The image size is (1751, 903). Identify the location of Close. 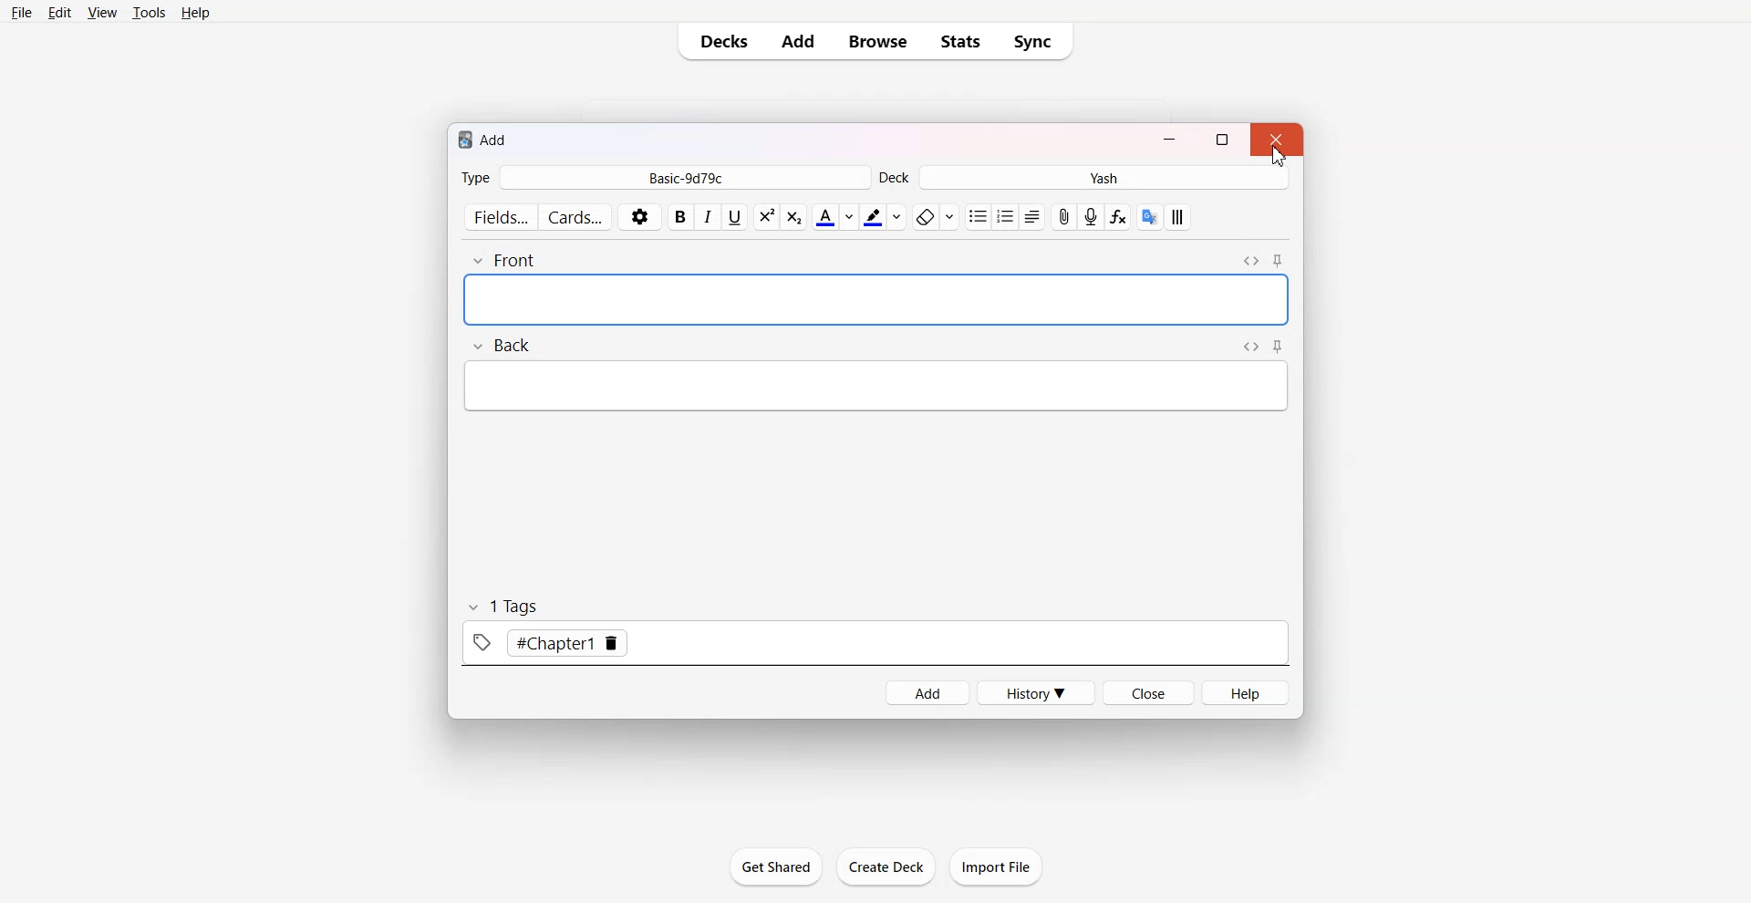
(1276, 139).